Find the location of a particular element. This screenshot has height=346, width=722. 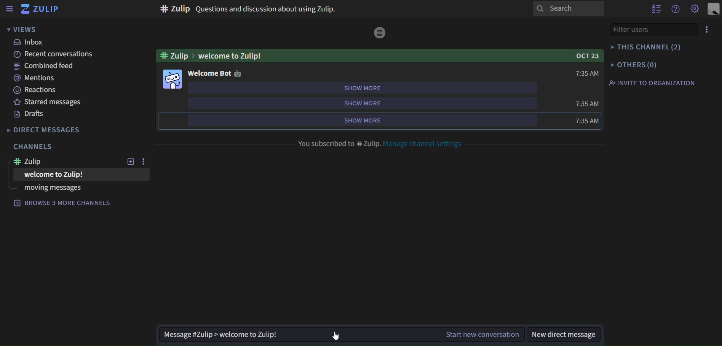

drafts is located at coordinates (29, 114).